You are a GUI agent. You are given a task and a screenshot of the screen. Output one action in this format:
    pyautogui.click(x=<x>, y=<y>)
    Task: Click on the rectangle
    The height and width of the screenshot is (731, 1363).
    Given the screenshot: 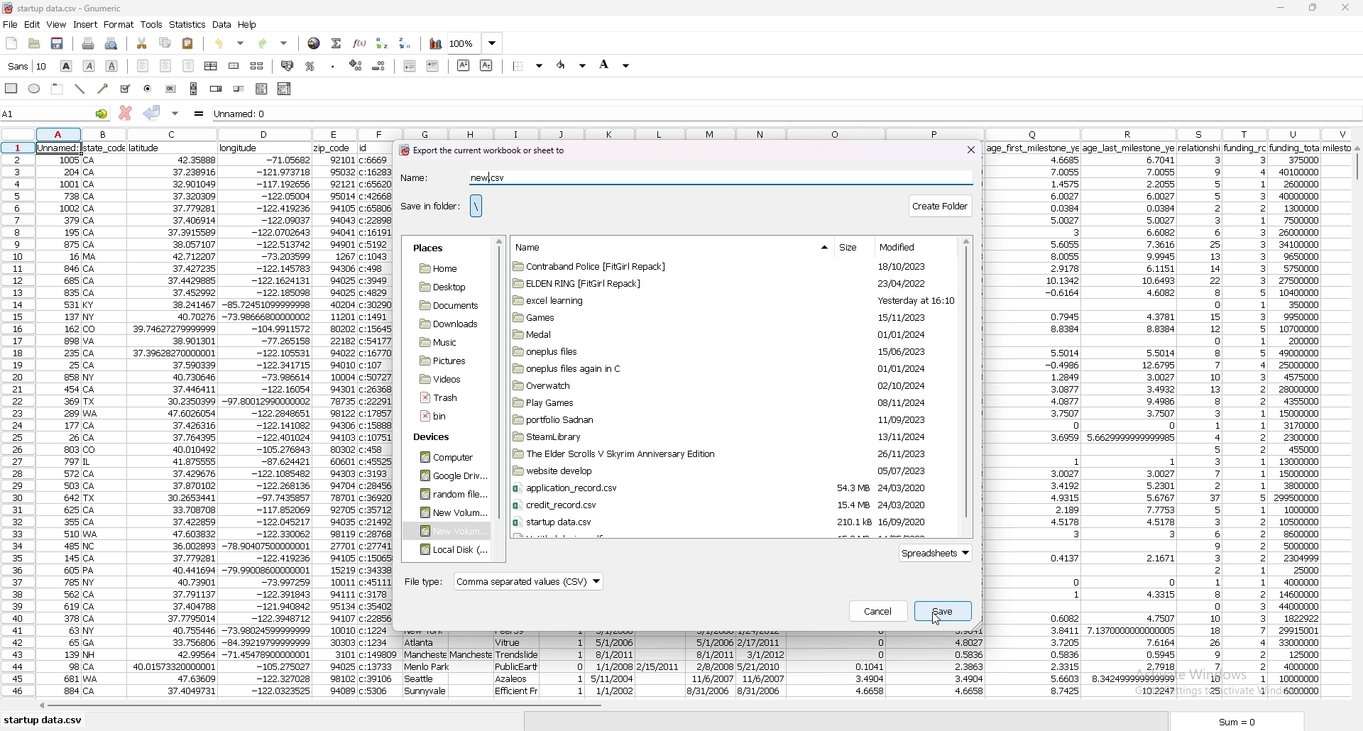 What is the action you would take?
    pyautogui.click(x=13, y=87)
    